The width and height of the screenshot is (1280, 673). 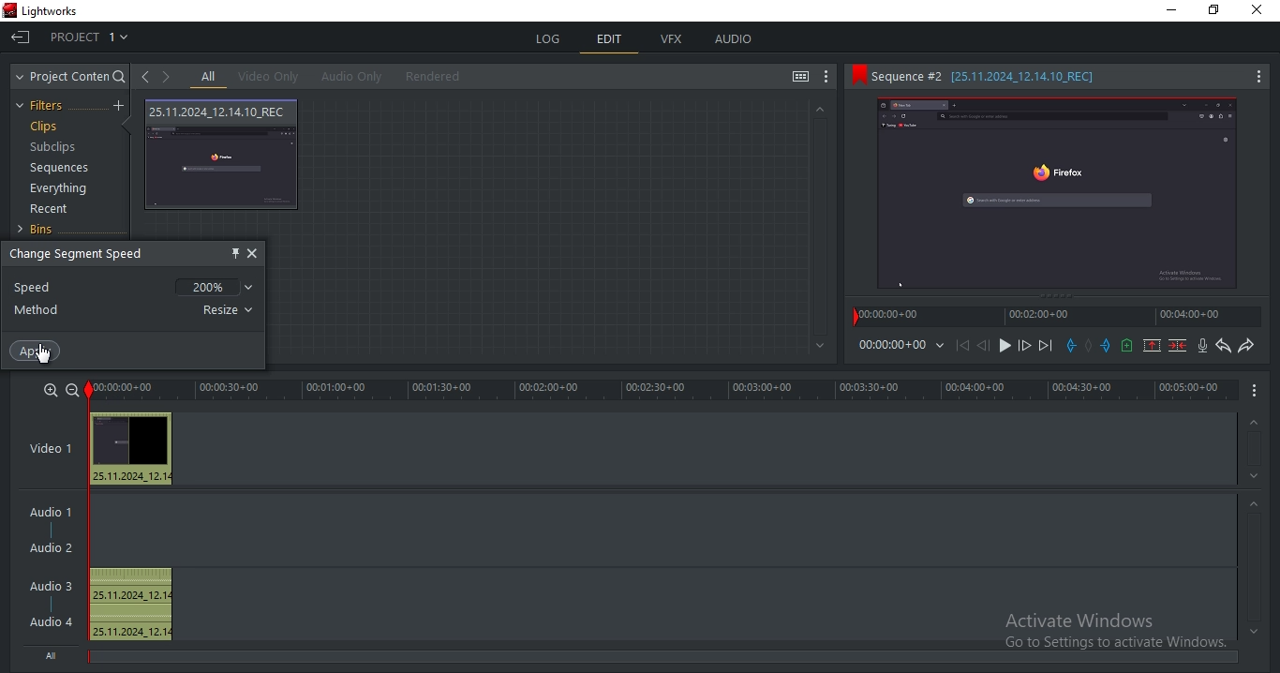 I want to click on app title, so click(x=44, y=12).